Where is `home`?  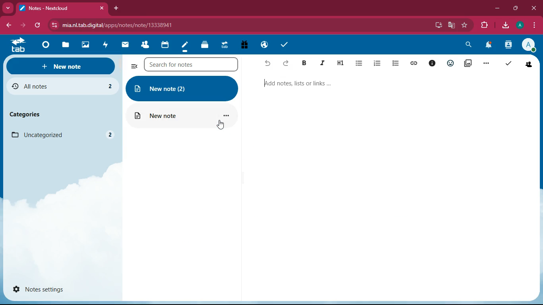 home is located at coordinates (47, 43).